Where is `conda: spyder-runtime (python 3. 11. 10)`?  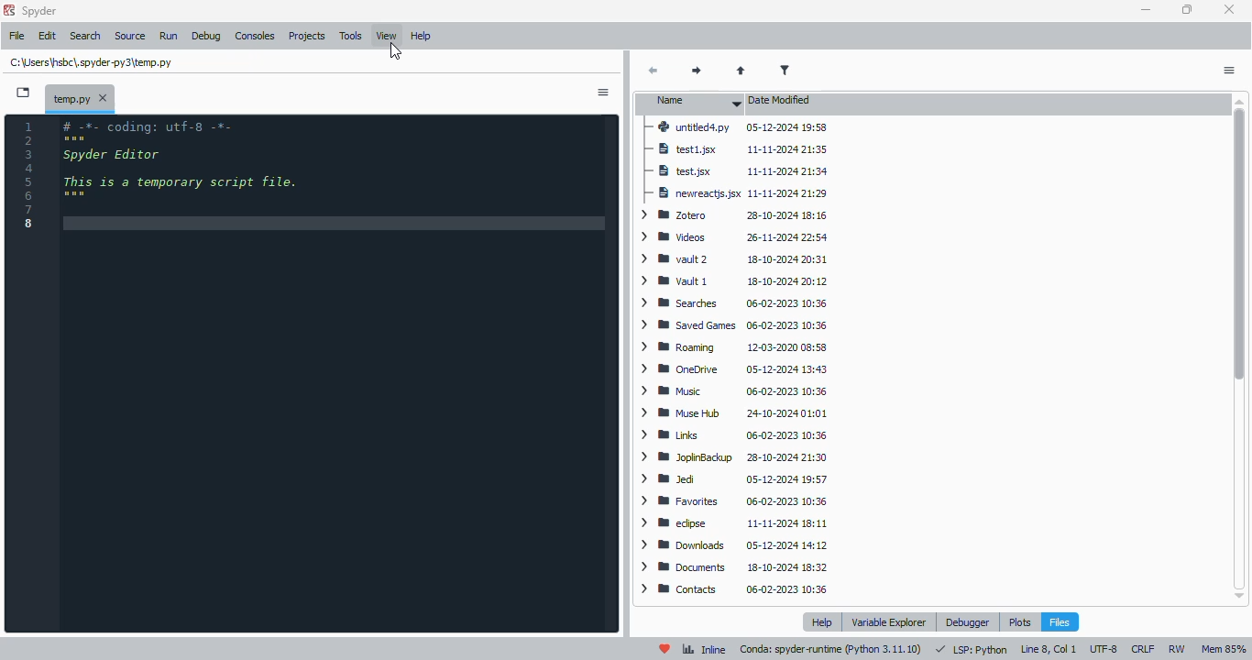 conda: spyder-runtime (python 3. 11. 10) is located at coordinates (831, 650).